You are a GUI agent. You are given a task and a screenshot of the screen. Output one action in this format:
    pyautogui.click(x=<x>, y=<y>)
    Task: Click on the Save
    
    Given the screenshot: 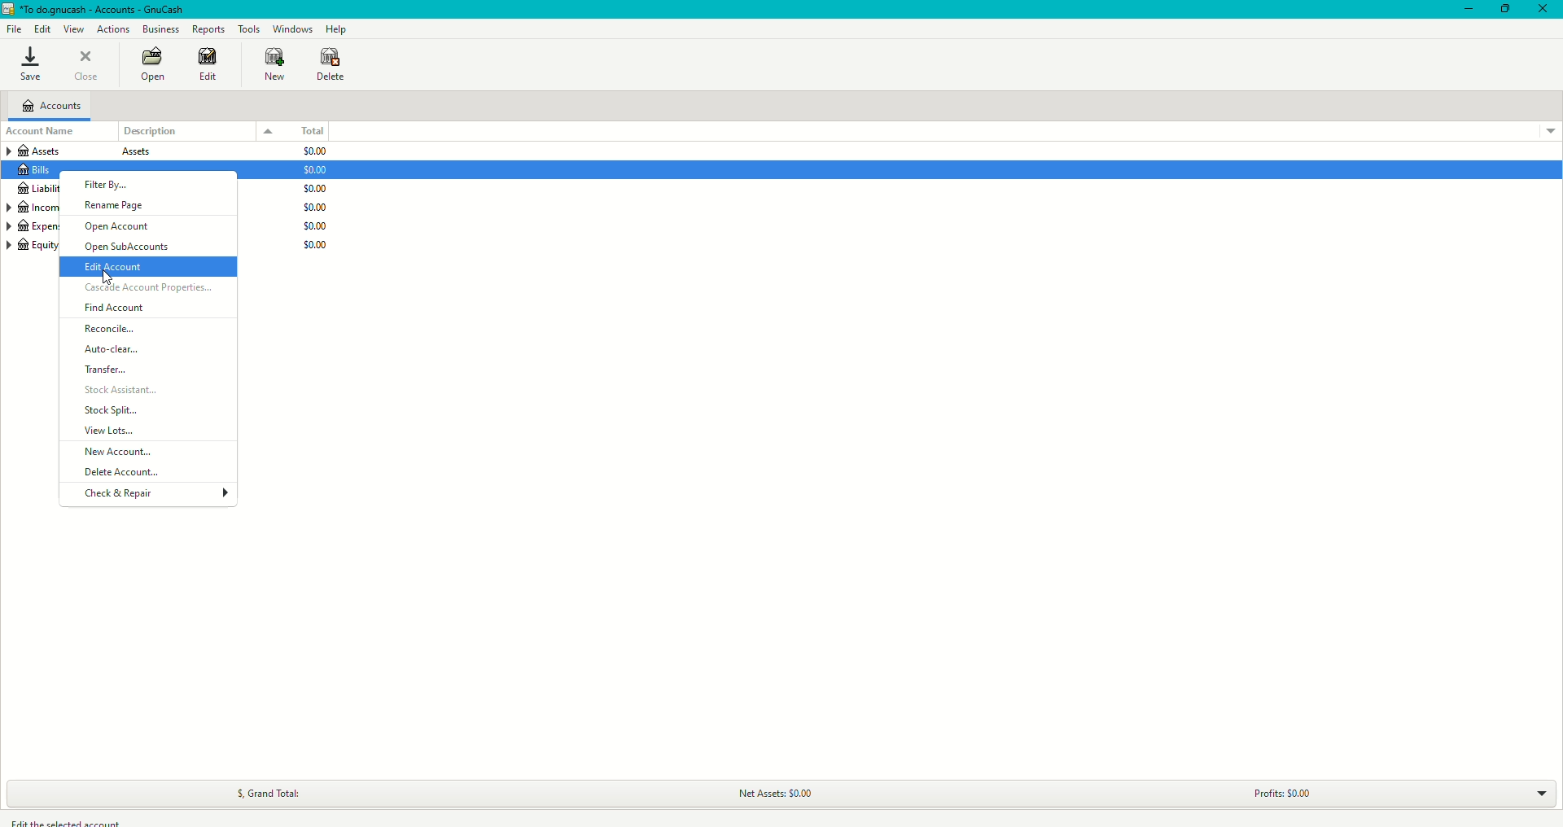 What is the action you would take?
    pyautogui.click(x=29, y=67)
    